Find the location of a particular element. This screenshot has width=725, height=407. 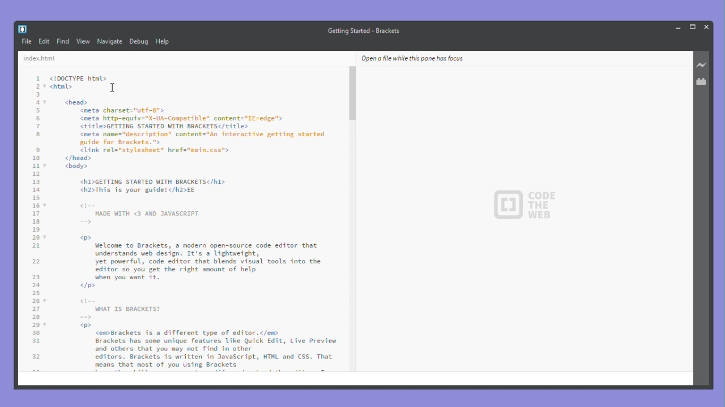

Live preview is located at coordinates (703, 66).